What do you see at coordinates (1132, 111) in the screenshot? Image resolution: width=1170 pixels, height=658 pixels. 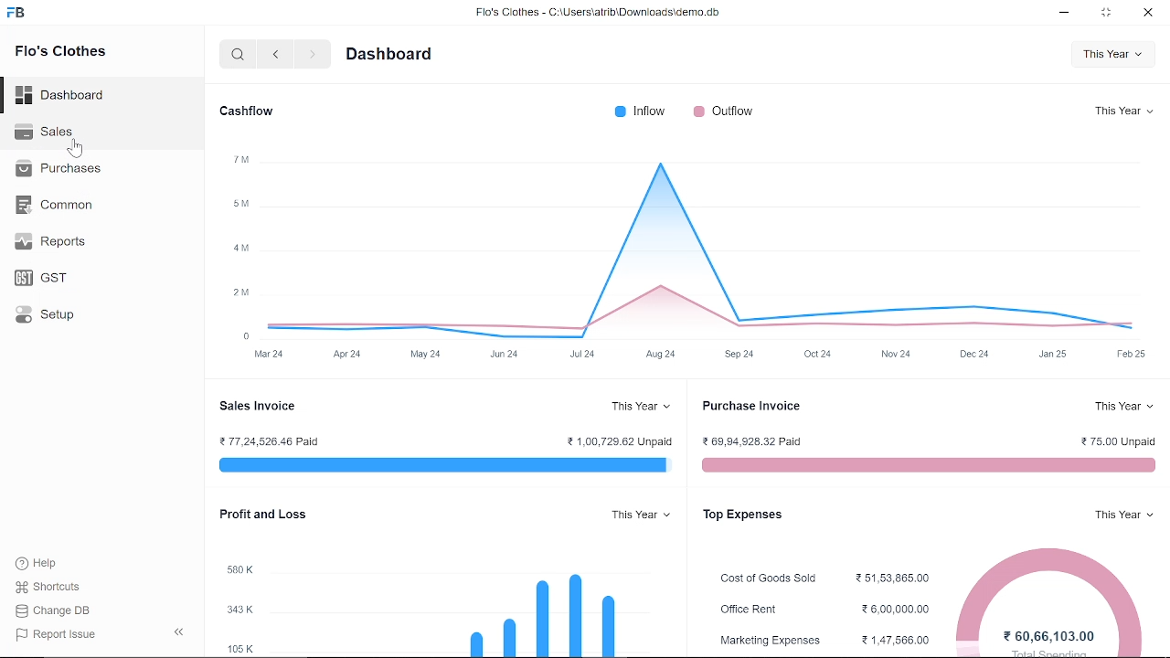 I see `This Year` at bounding box center [1132, 111].